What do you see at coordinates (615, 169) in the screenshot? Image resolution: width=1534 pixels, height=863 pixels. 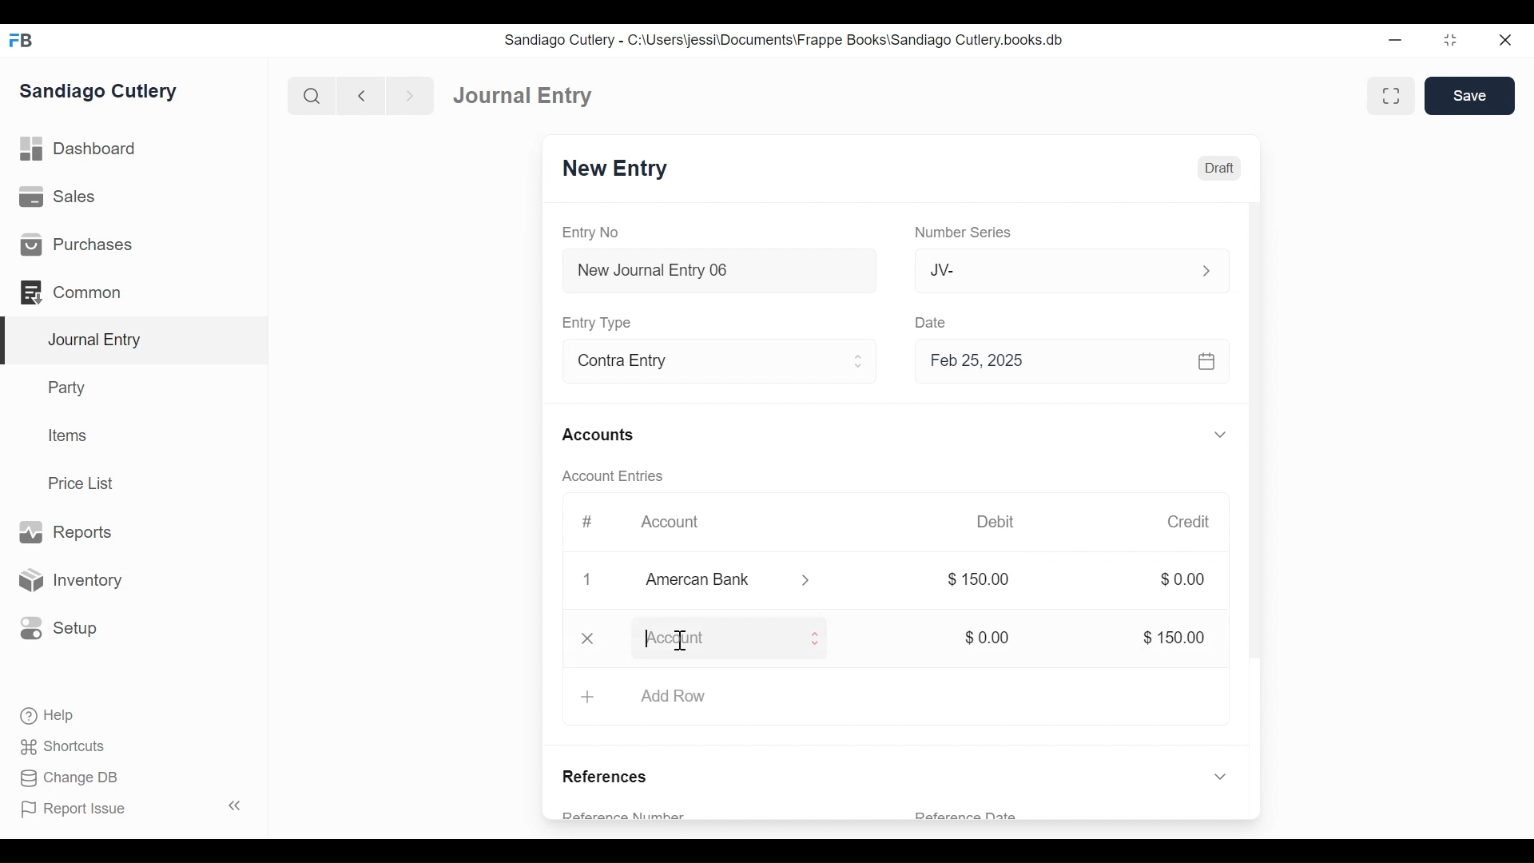 I see `New Entry` at bounding box center [615, 169].